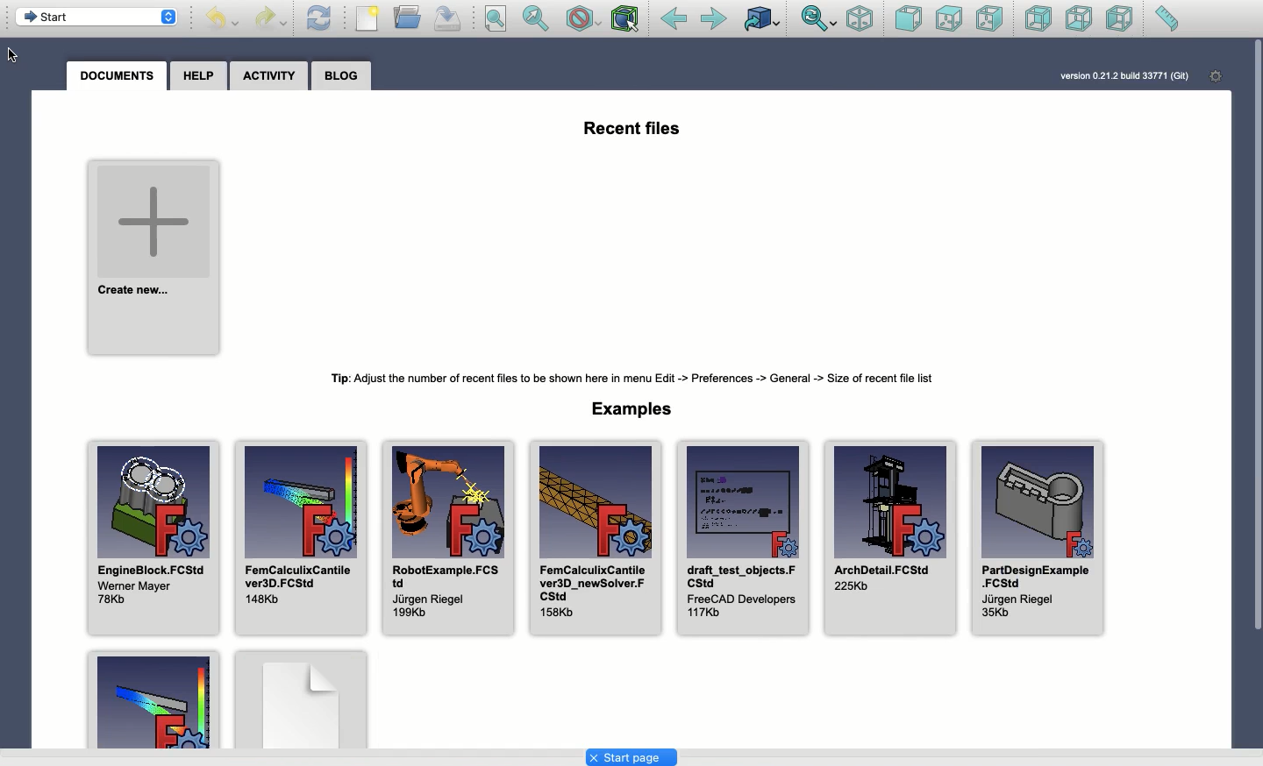 The image size is (1263, 766). What do you see at coordinates (1038, 18) in the screenshot?
I see `Rear` at bounding box center [1038, 18].